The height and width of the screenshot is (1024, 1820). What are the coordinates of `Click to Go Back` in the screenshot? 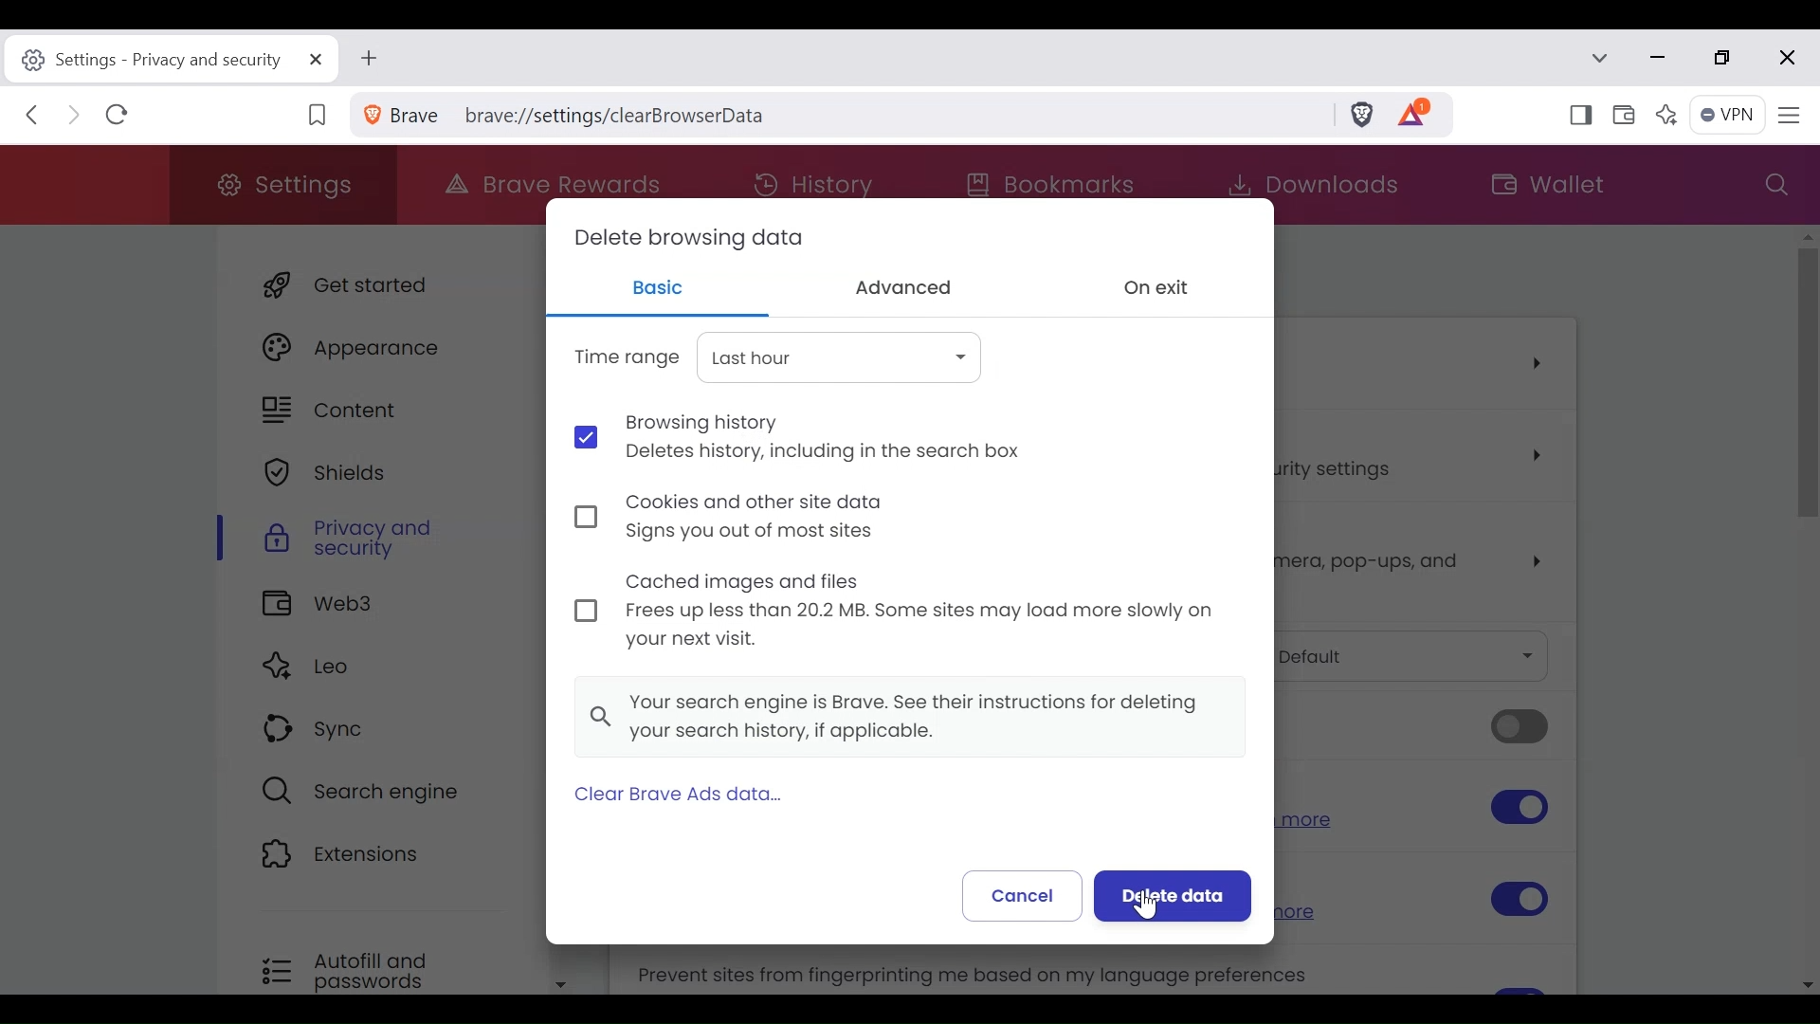 It's located at (37, 119).